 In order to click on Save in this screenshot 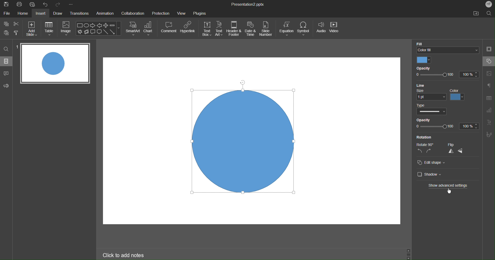, I will do `click(6, 4)`.